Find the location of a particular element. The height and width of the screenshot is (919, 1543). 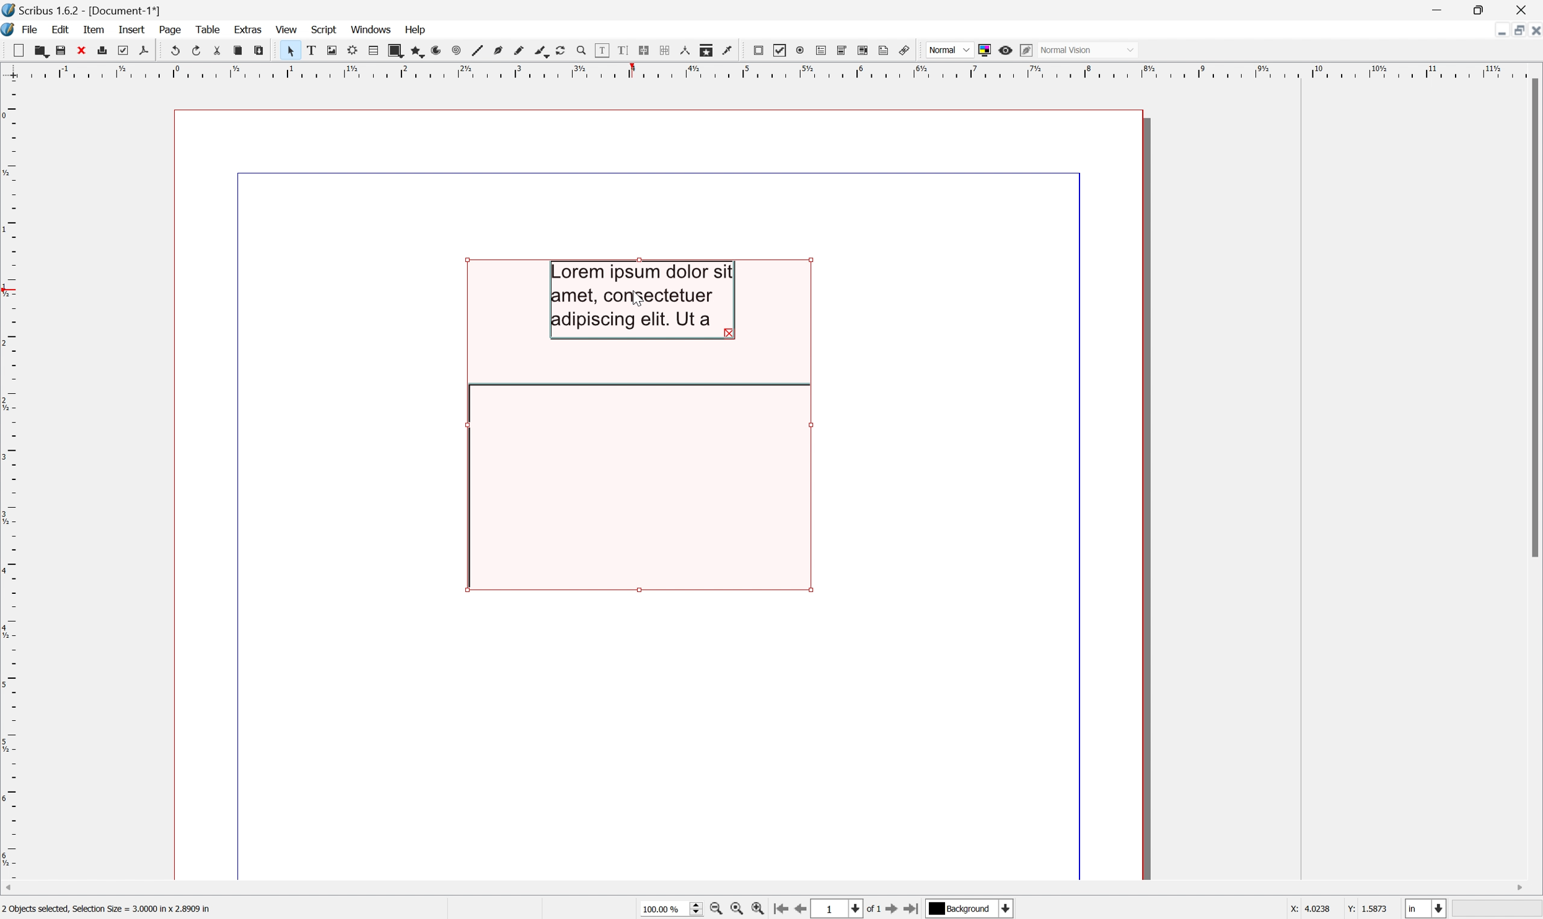

Cut is located at coordinates (217, 48).